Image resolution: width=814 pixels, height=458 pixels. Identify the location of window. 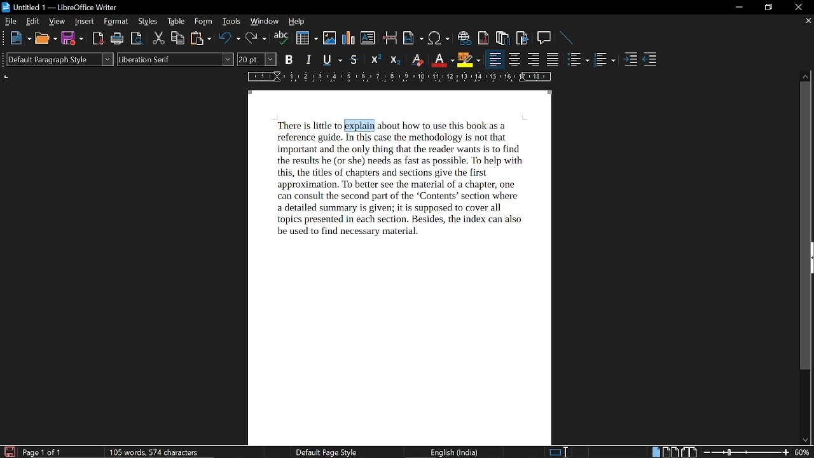
(265, 22).